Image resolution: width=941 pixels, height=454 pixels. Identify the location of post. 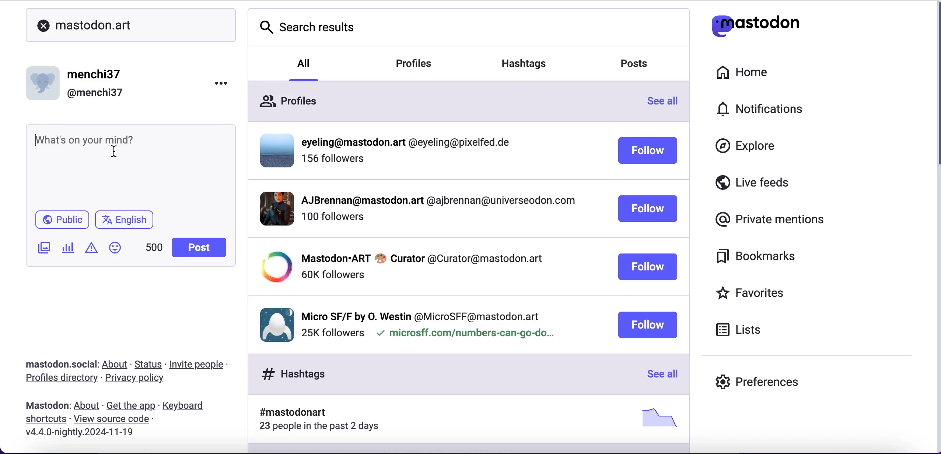
(200, 248).